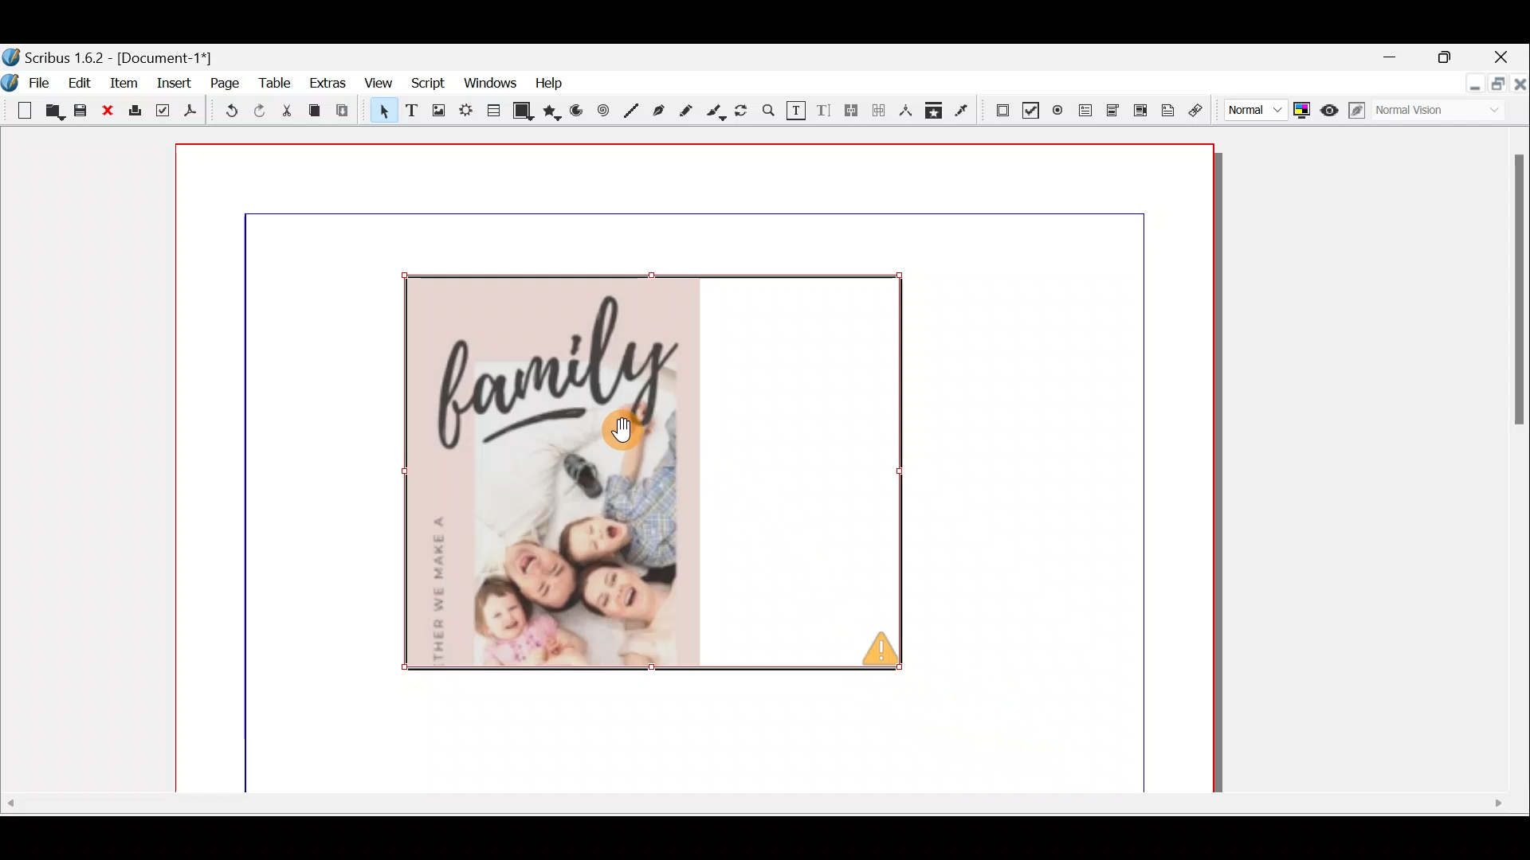 The height and width of the screenshot is (860, 1530). What do you see at coordinates (288, 111) in the screenshot?
I see `Cut` at bounding box center [288, 111].